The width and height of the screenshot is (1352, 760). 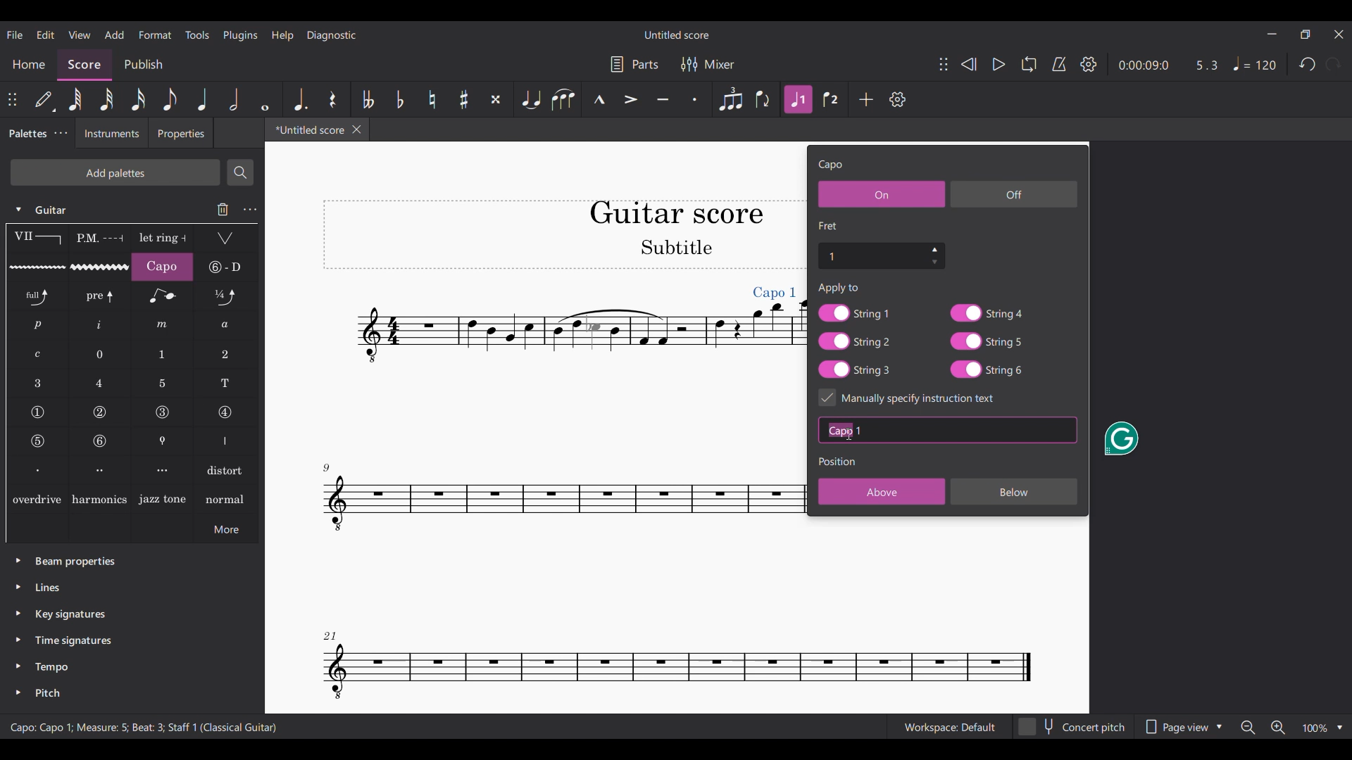 What do you see at coordinates (368, 99) in the screenshot?
I see `Toggle double flat` at bounding box center [368, 99].